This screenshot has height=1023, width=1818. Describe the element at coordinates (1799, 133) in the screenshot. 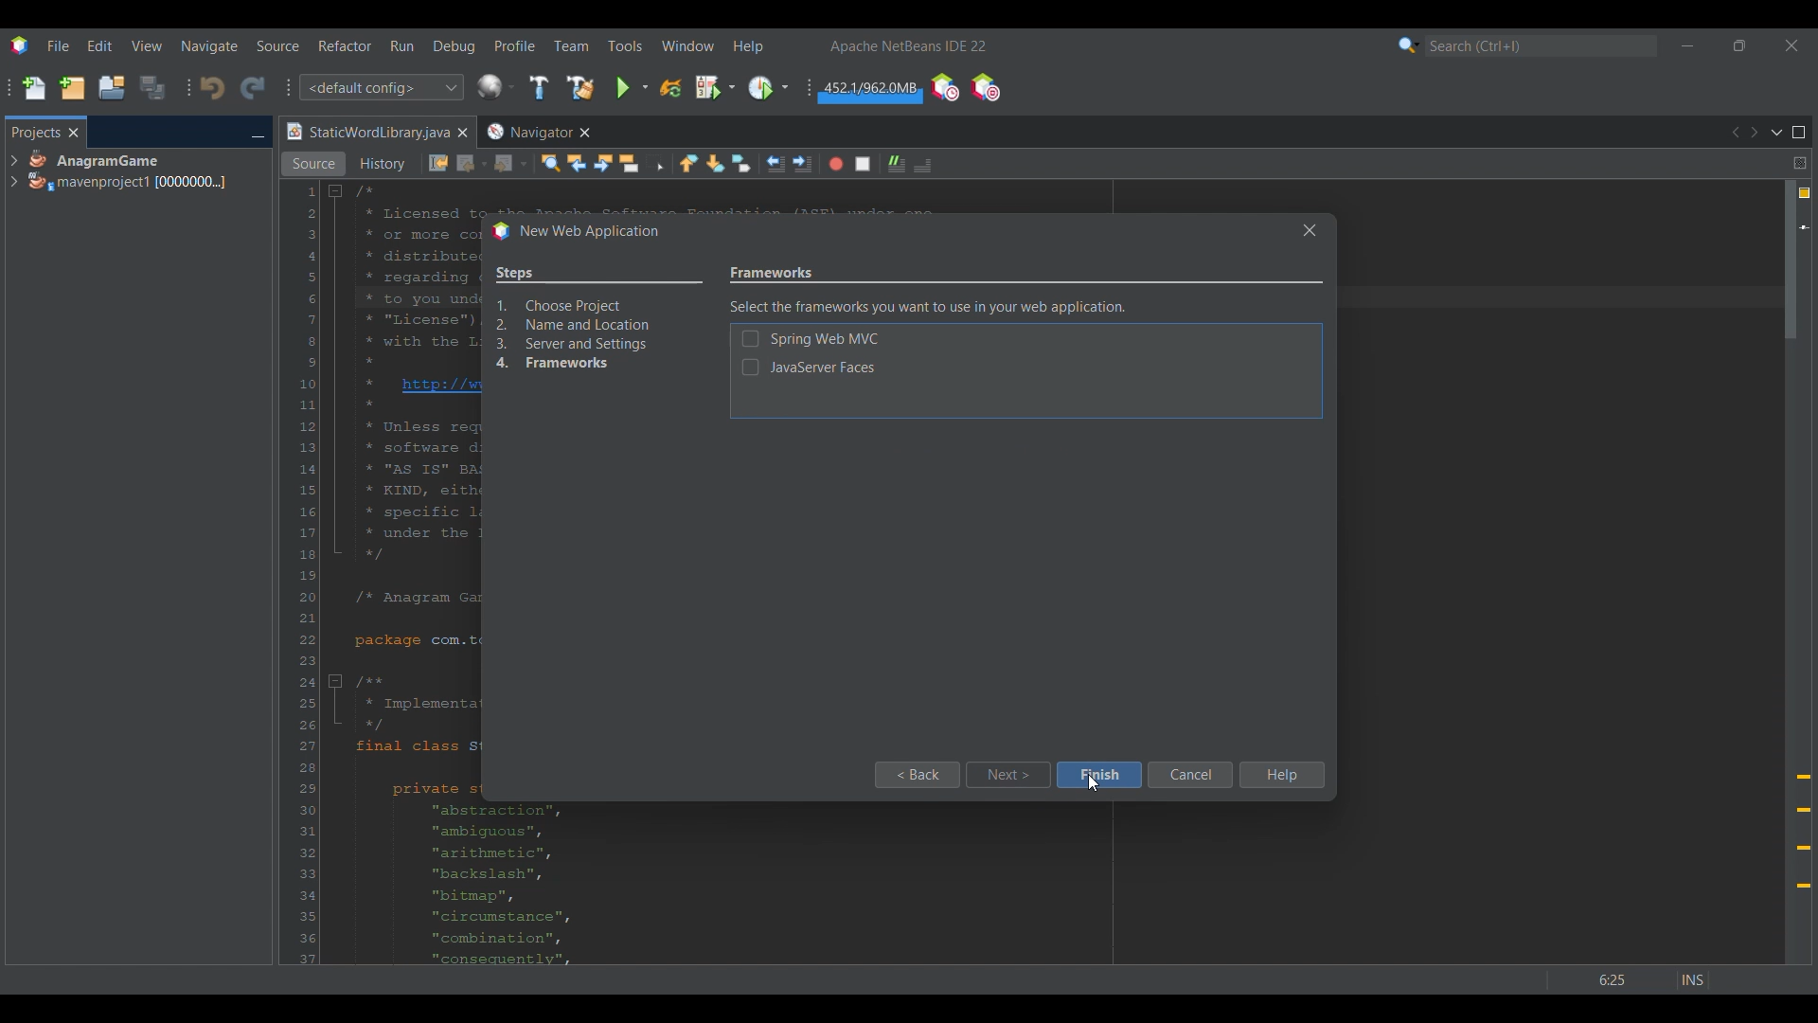

I see `Maximize window` at that location.